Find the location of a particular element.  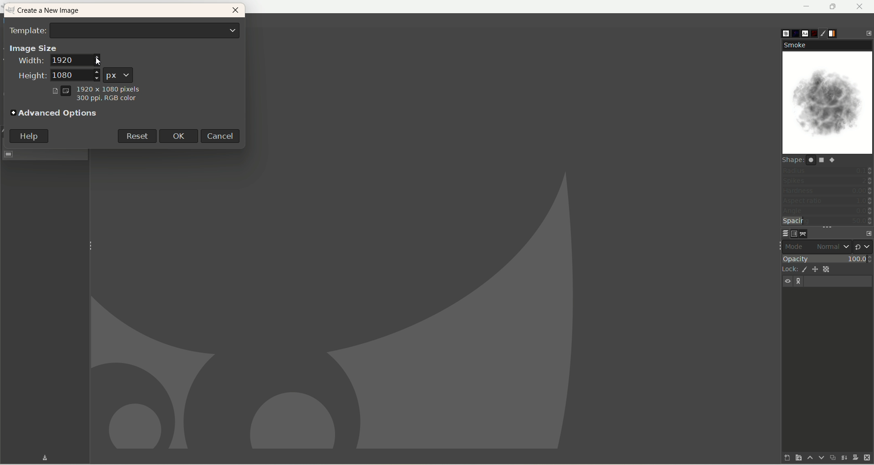

lock position and size is located at coordinates (816, 271).